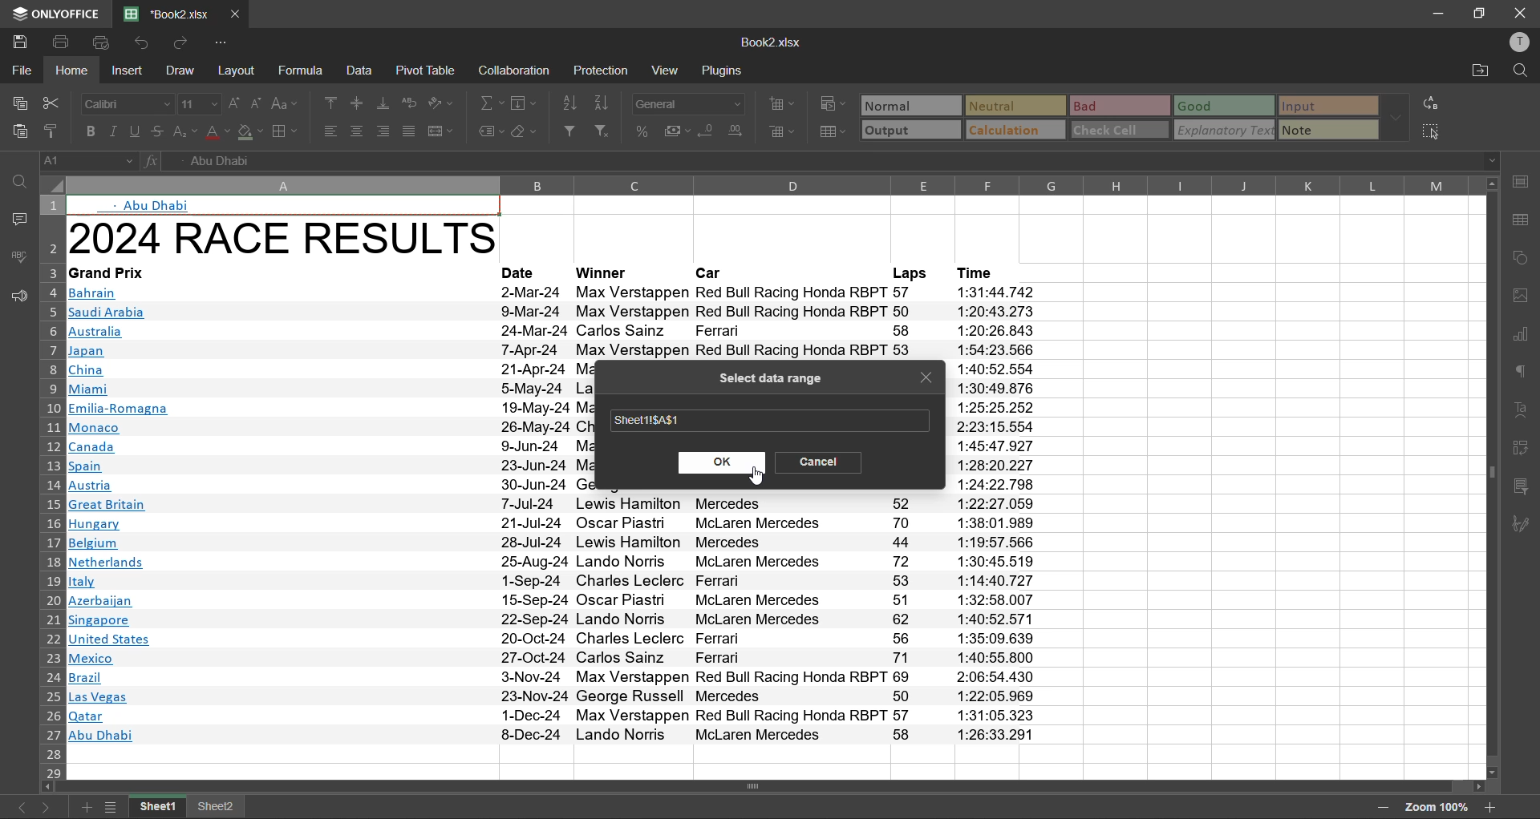  I want to click on file, so click(21, 71).